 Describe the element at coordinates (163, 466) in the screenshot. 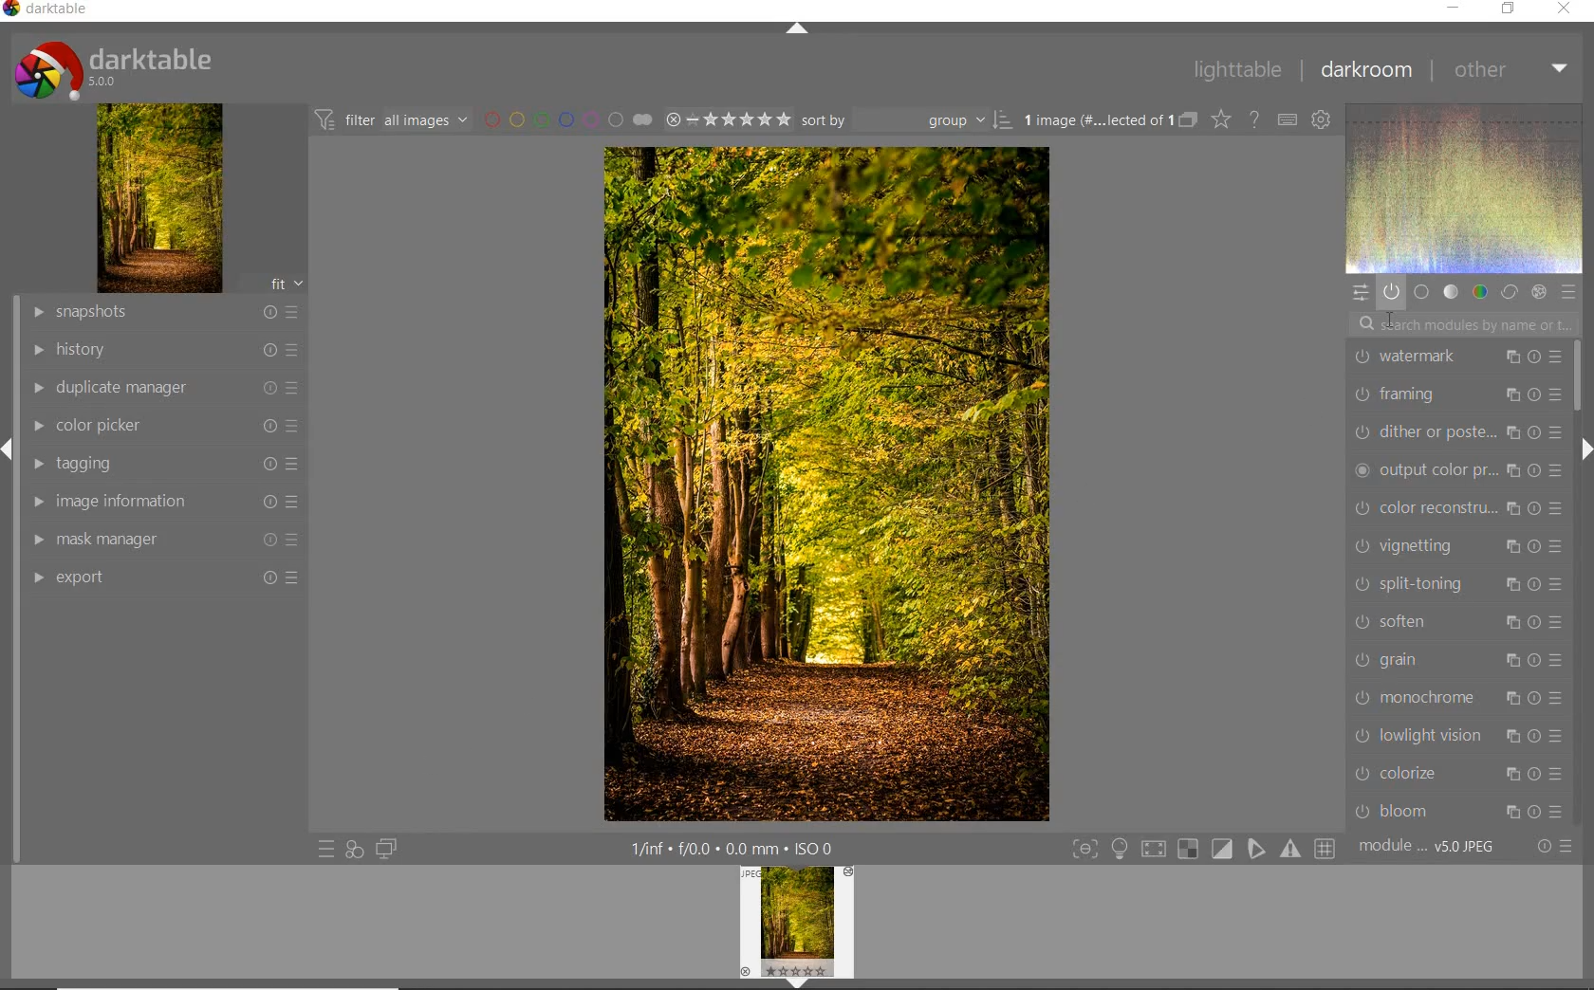

I see `tagging` at that location.